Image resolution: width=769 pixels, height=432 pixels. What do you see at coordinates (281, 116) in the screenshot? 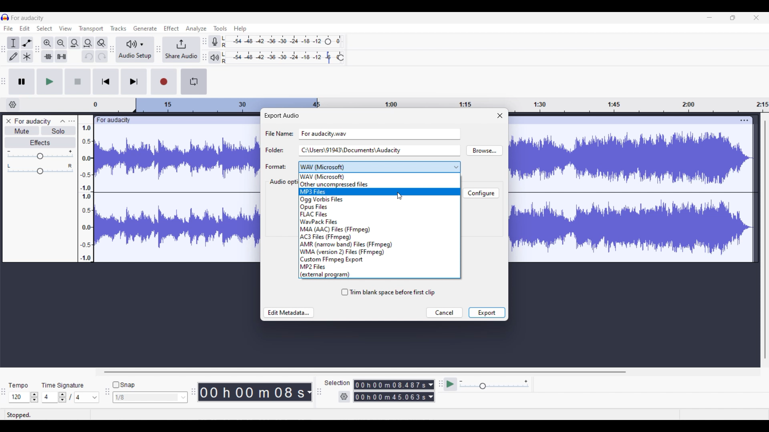
I see `Window title` at bounding box center [281, 116].